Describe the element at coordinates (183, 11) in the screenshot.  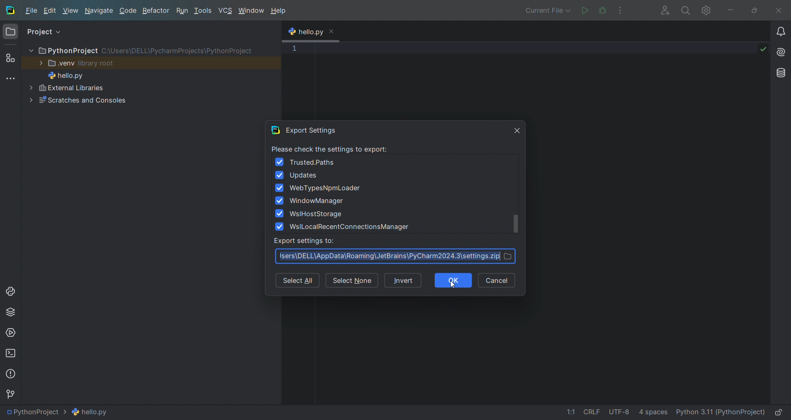
I see `run` at that location.